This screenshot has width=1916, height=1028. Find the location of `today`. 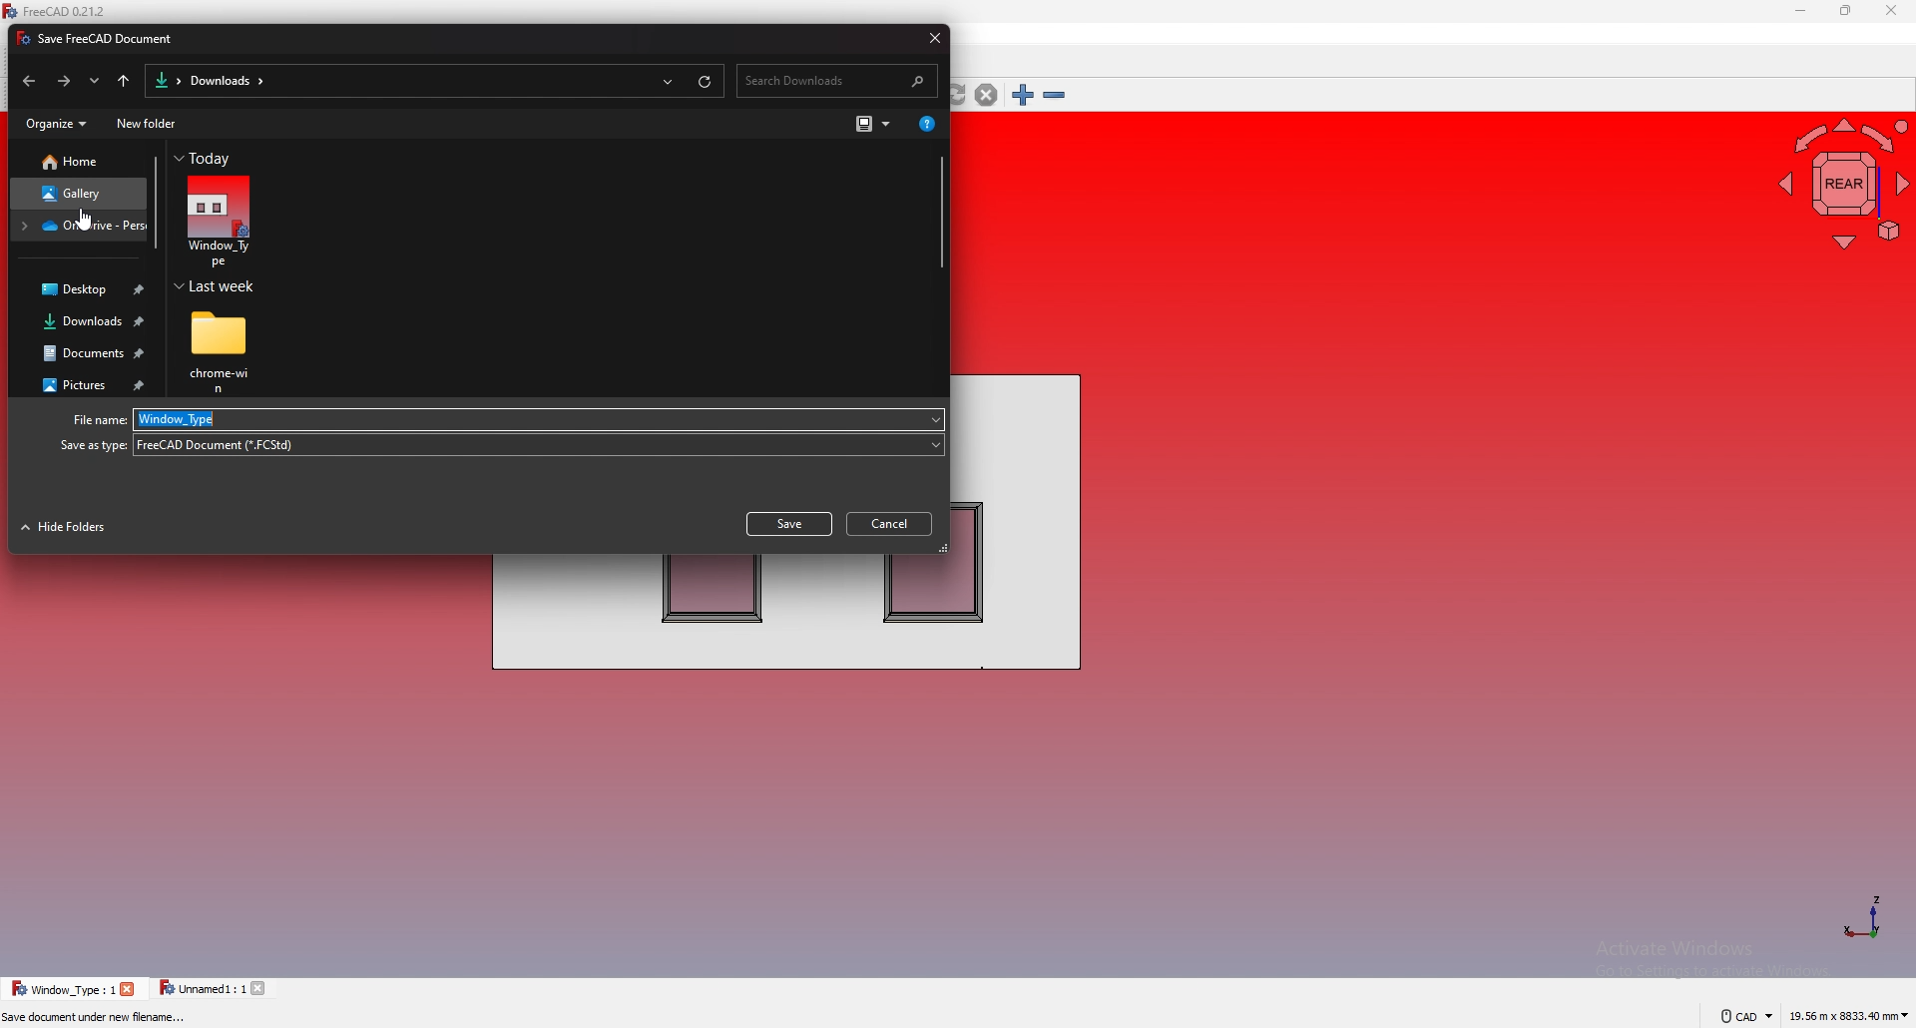

today is located at coordinates (208, 160).